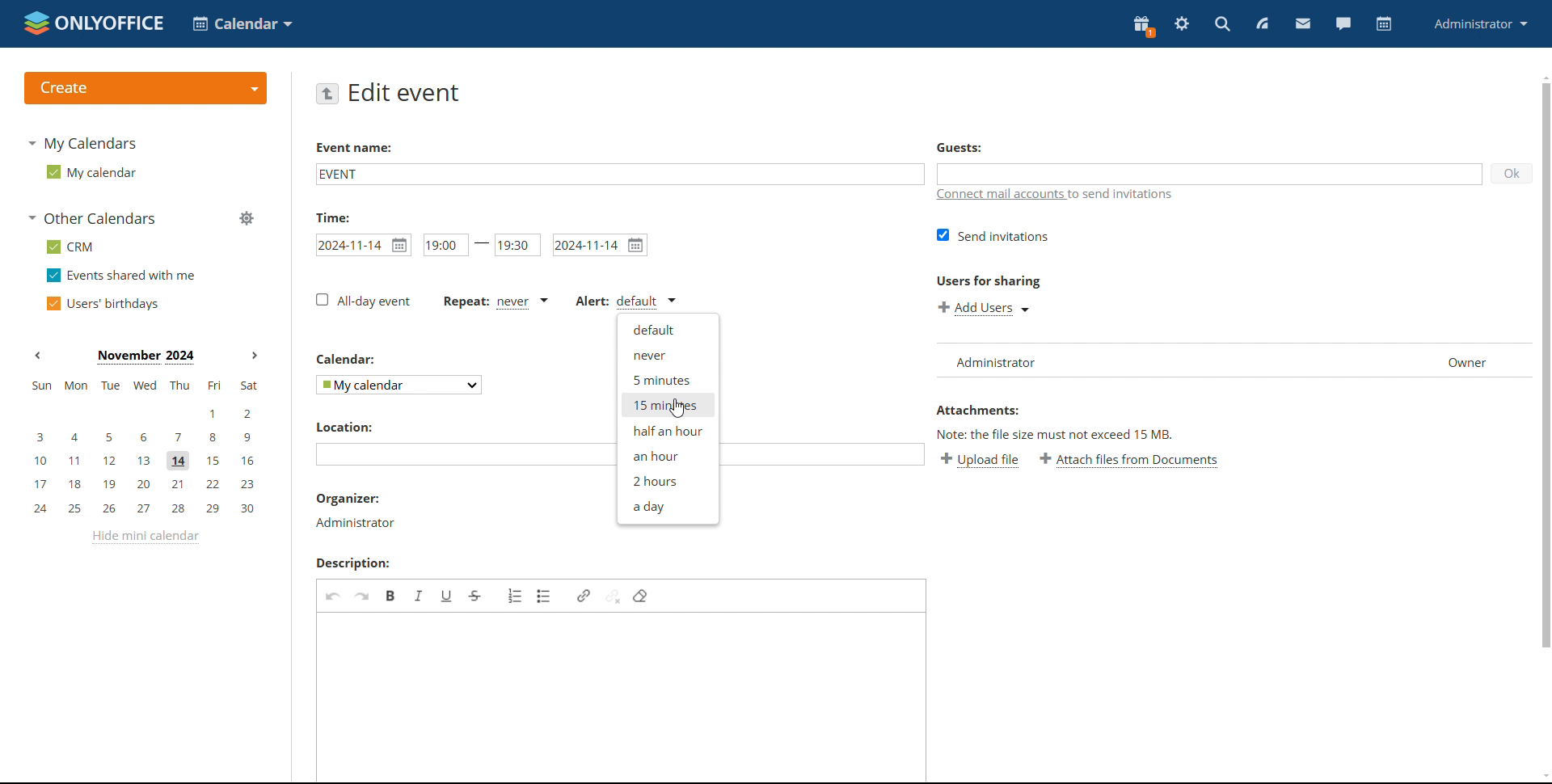 This screenshot has width=1552, height=784. Describe the element at coordinates (92, 23) in the screenshot. I see `logo` at that location.